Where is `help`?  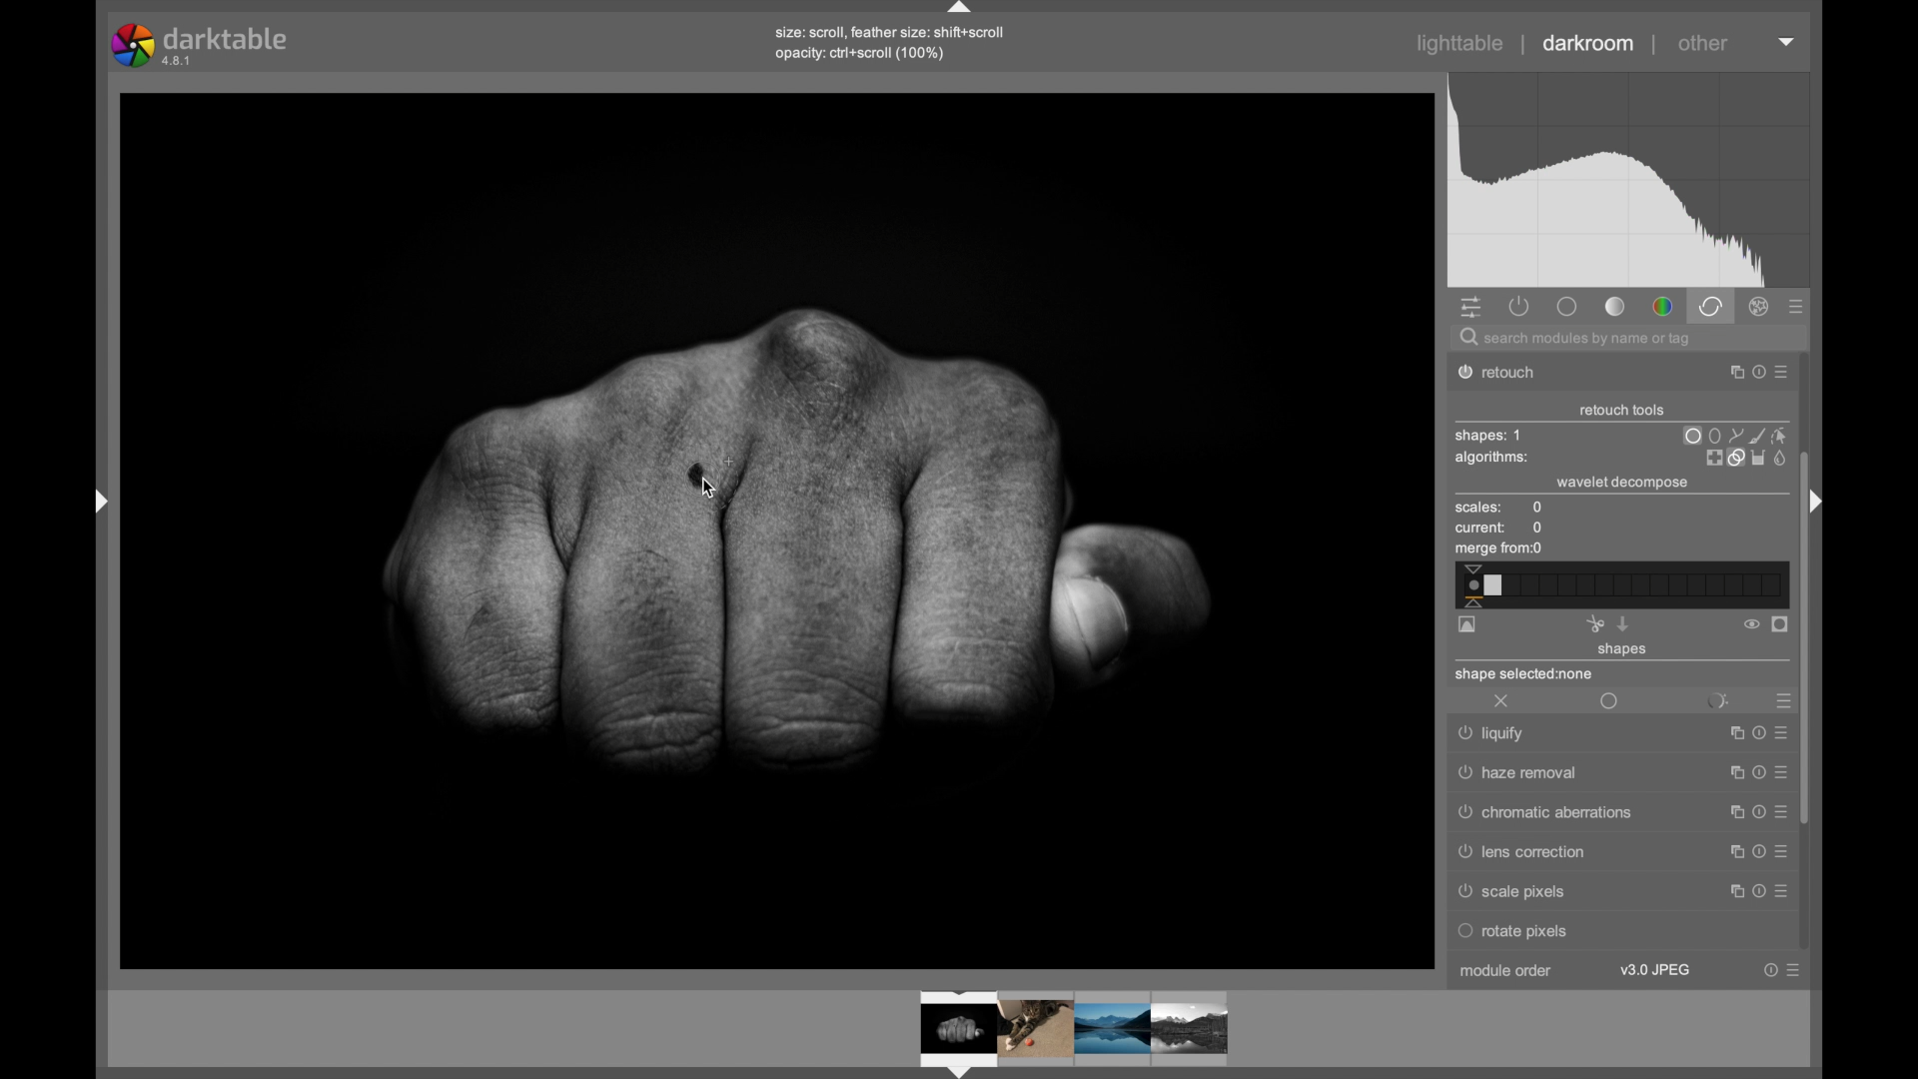 help is located at coordinates (1770, 970).